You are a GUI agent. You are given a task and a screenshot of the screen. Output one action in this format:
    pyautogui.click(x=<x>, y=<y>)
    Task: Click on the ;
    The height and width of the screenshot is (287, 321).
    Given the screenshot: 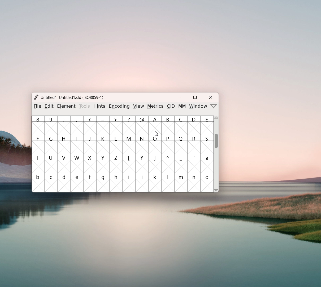 What is the action you would take?
    pyautogui.click(x=78, y=125)
    